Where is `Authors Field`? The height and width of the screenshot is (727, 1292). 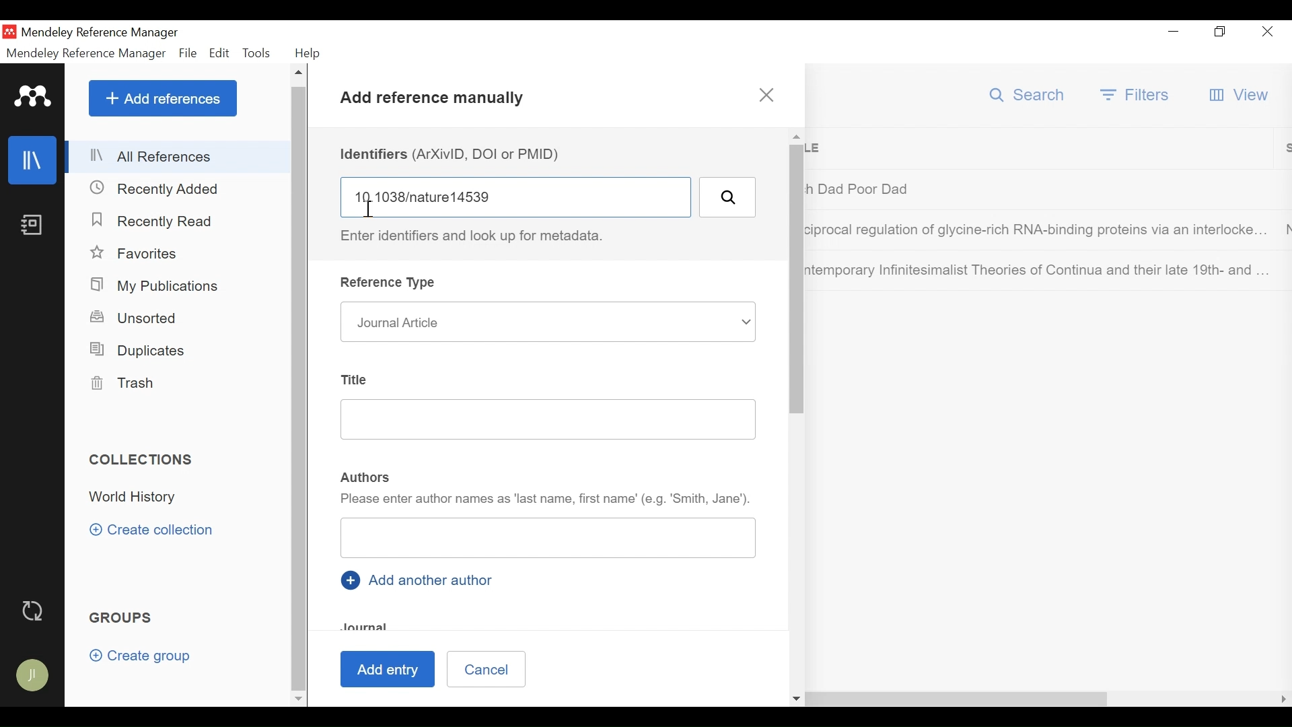
Authors Field is located at coordinates (550, 537).